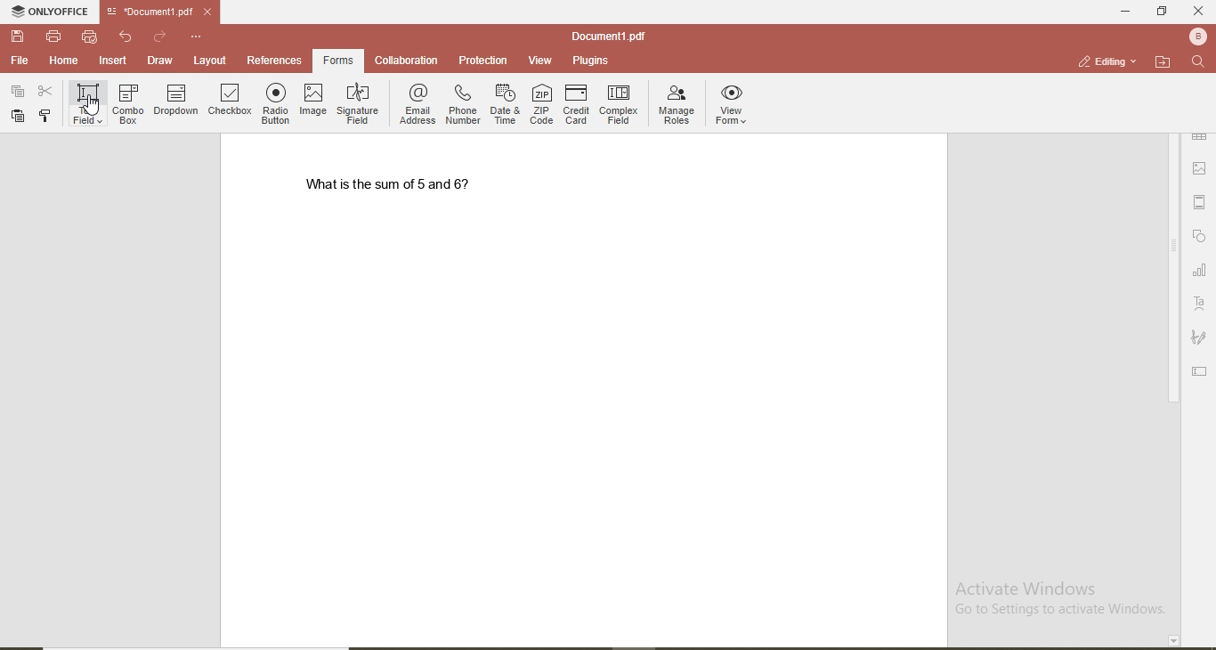  I want to click on redo, so click(158, 33).